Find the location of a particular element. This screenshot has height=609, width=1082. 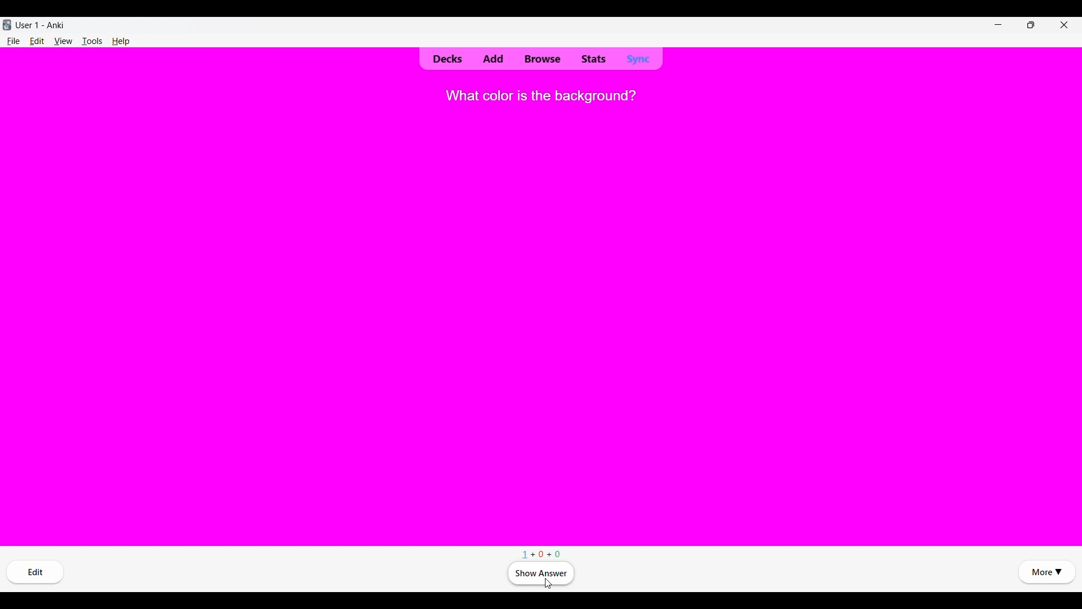

Edit card is located at coordinates (35, 572).